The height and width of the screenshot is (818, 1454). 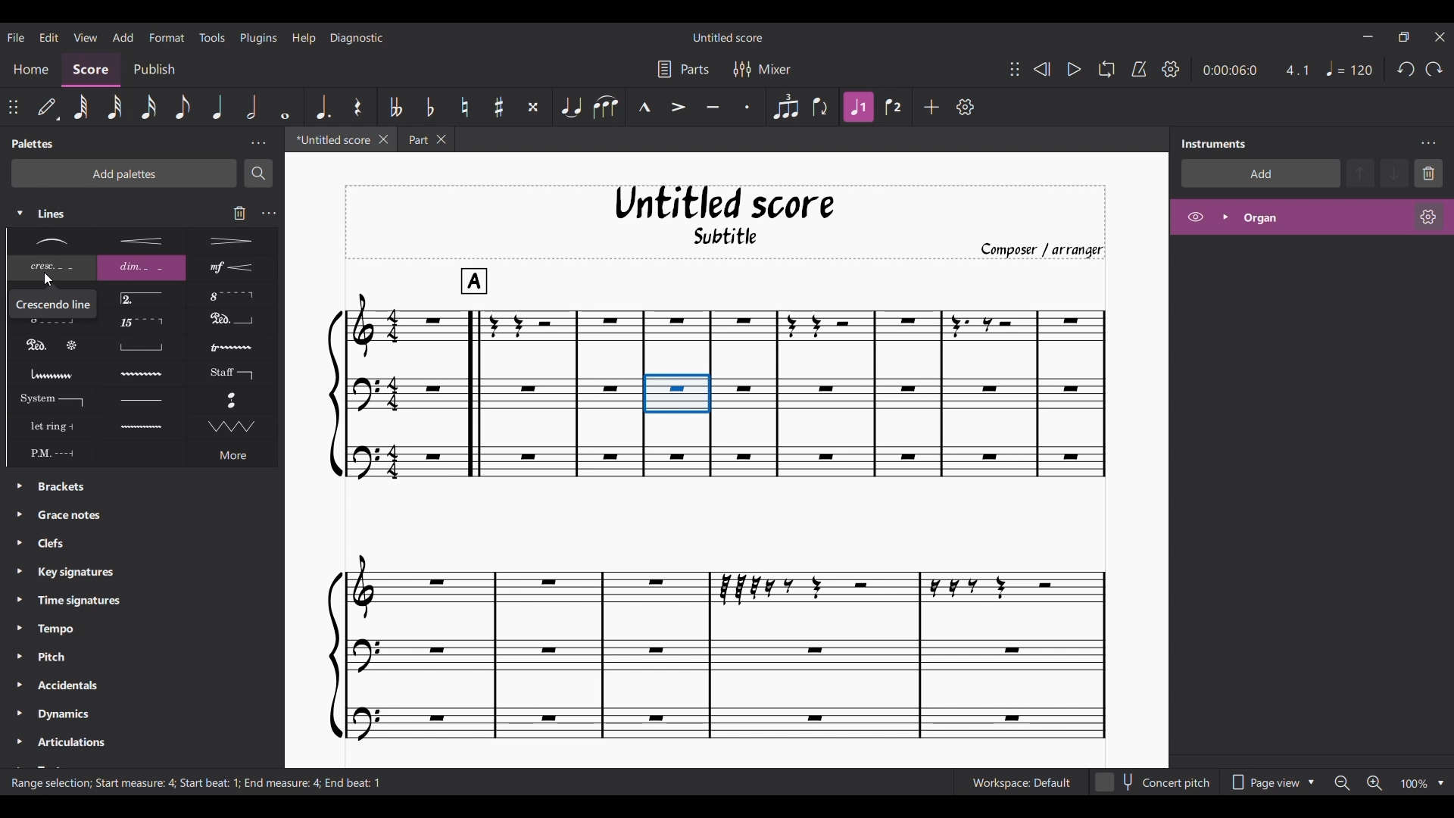 I want to click on Panel title, so click(x=1214, y=143).